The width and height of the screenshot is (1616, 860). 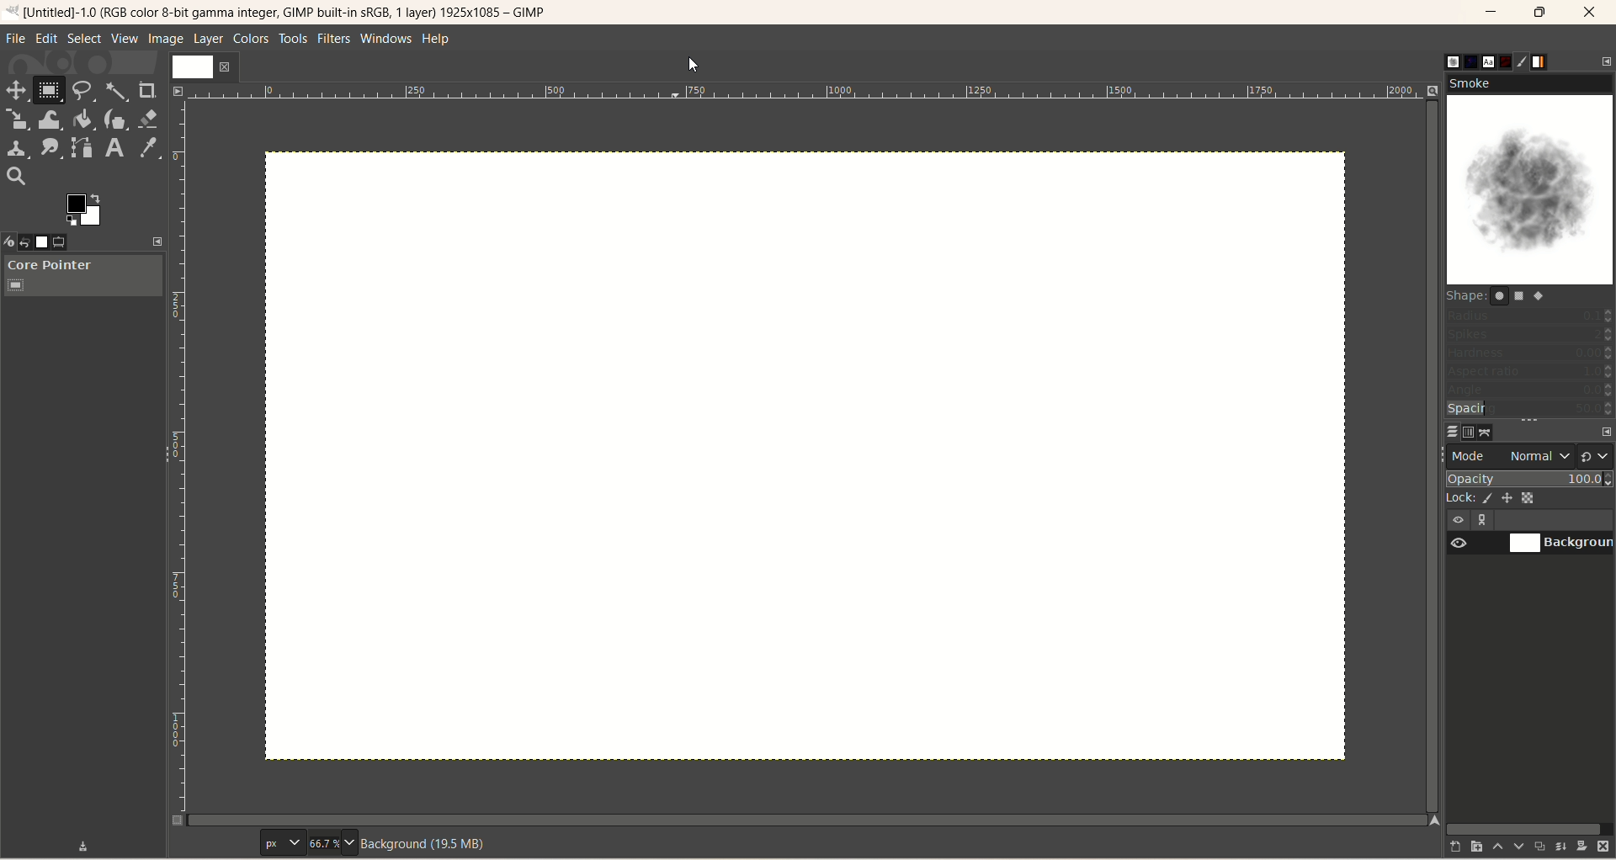 What do you see at coordinates (49, 119) in the screenshot?
I see `wrap transform` at bounding box center [49, 119].